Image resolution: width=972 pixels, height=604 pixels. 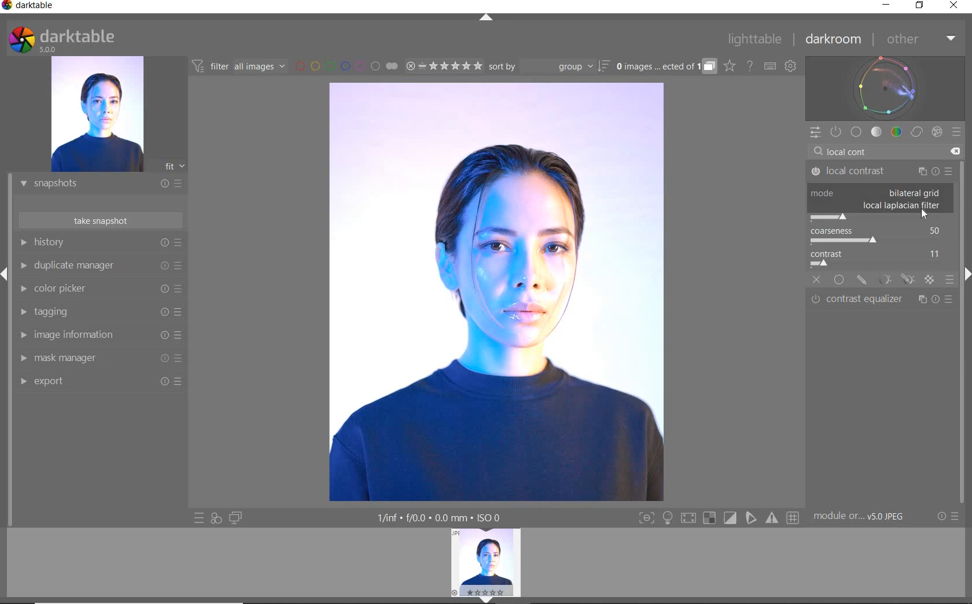 What do you see at coordinates (949, 516) in the screenshot?
I see `RESET OR PRESETS & PREFERENCES` at bounding box center [949, 516].